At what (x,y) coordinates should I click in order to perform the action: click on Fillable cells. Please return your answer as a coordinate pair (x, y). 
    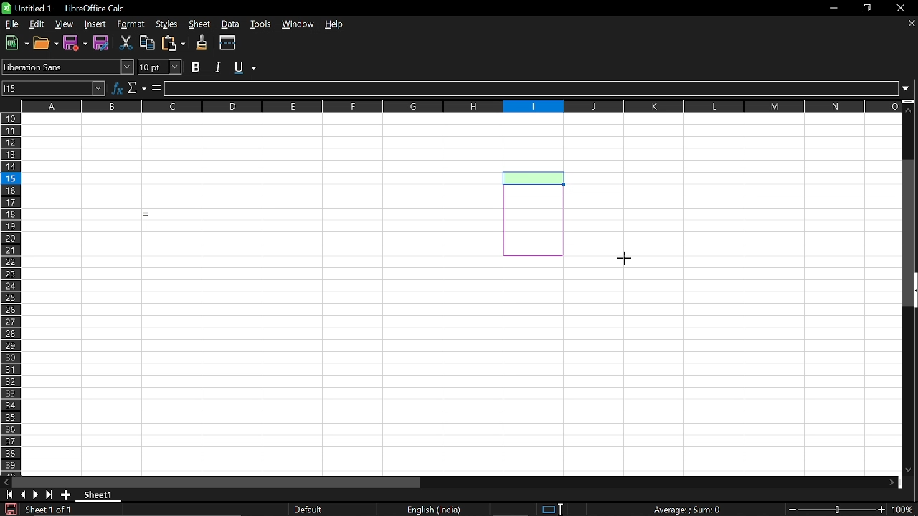
    Looking at the image, I should click on (732, 186).